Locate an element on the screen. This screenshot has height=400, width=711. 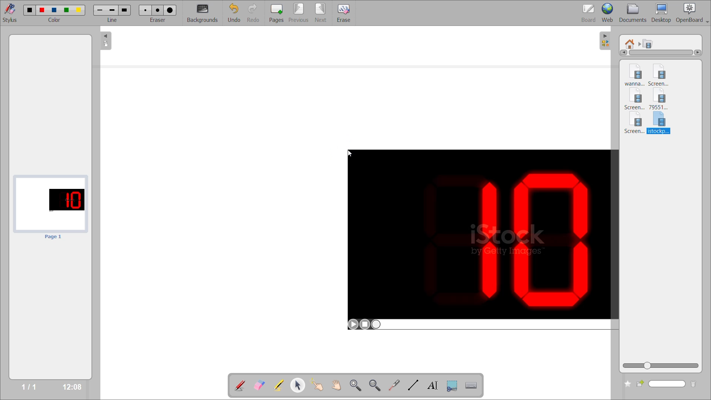
movies is located at coordinates (651, 43).